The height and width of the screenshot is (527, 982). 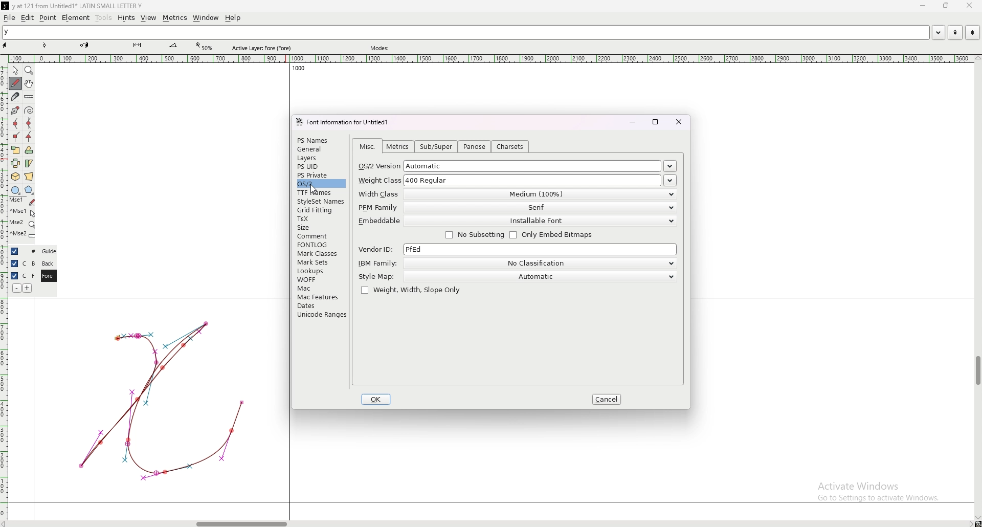 What do you see at coordinates (516, 193) in the screenshot?
I see `width class medium 100%` at bounding box center [516, 193].